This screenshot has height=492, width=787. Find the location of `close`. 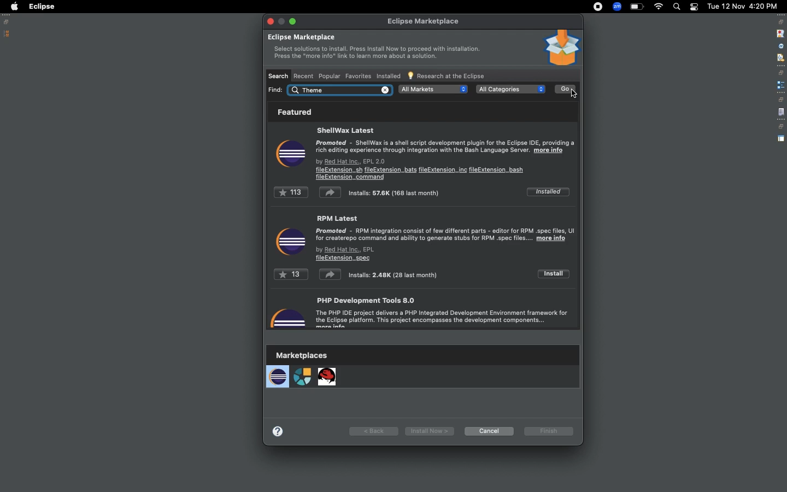

close is located at coordinates (270, 21).